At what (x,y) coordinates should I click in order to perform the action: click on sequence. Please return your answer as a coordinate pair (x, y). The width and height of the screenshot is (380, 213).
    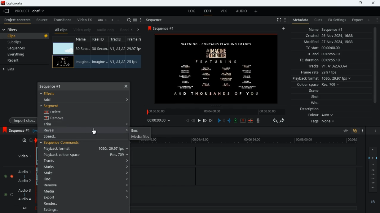
    Looking at the image, I should click on (16, 130).